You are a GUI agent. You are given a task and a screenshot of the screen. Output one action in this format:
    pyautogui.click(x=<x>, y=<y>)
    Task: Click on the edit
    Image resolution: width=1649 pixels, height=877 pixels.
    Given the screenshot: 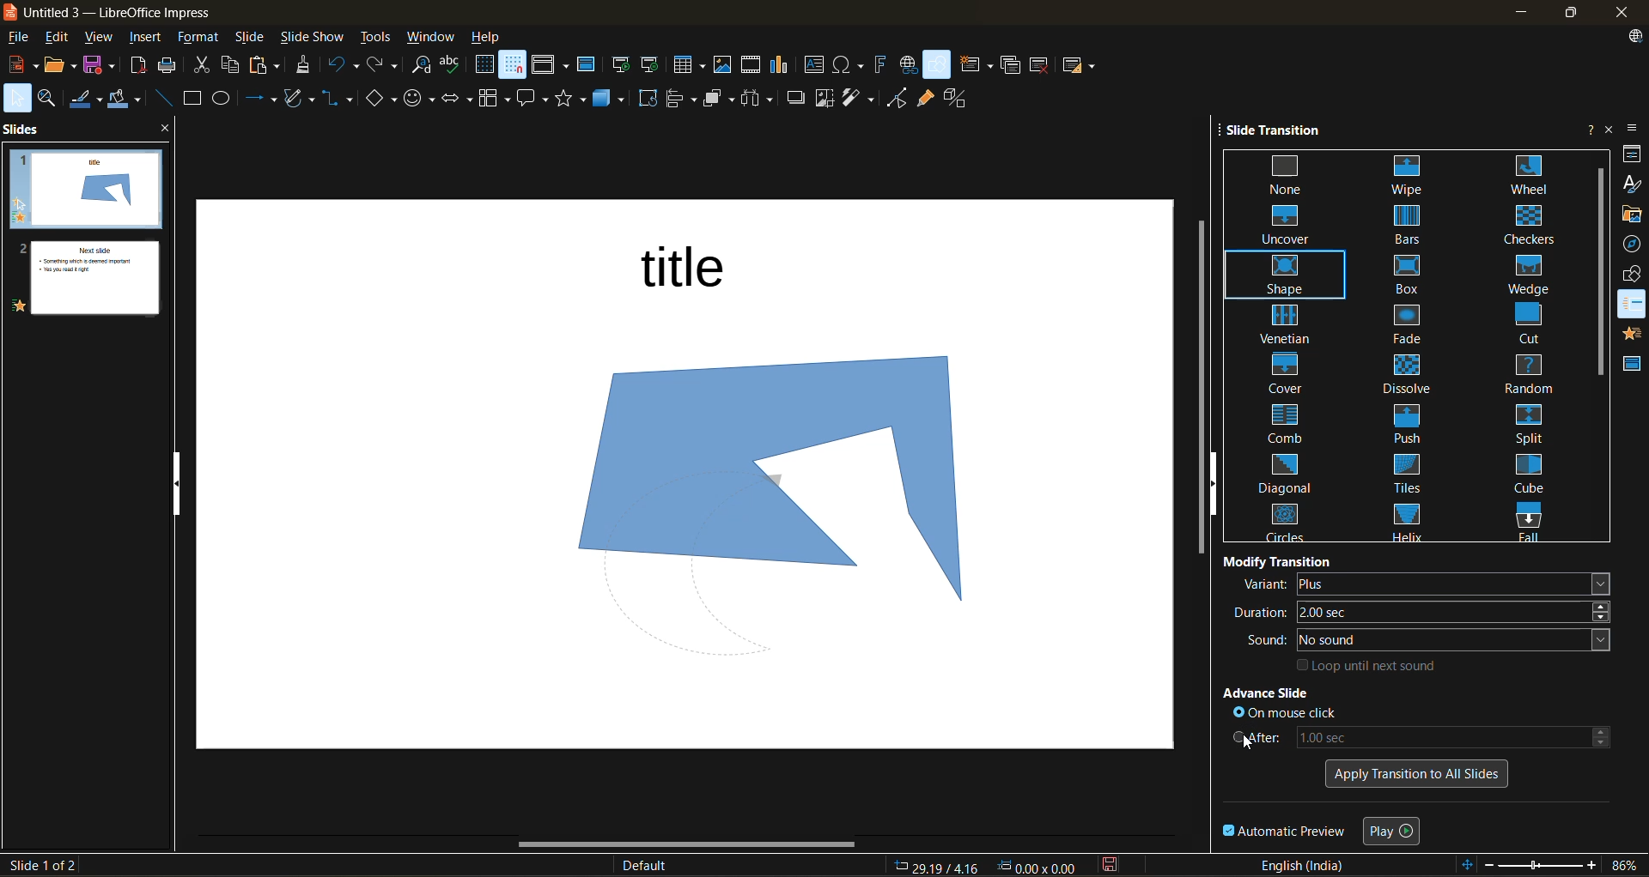 What is the action you would take?
    pyautogui.click(x=62, y=39)
    